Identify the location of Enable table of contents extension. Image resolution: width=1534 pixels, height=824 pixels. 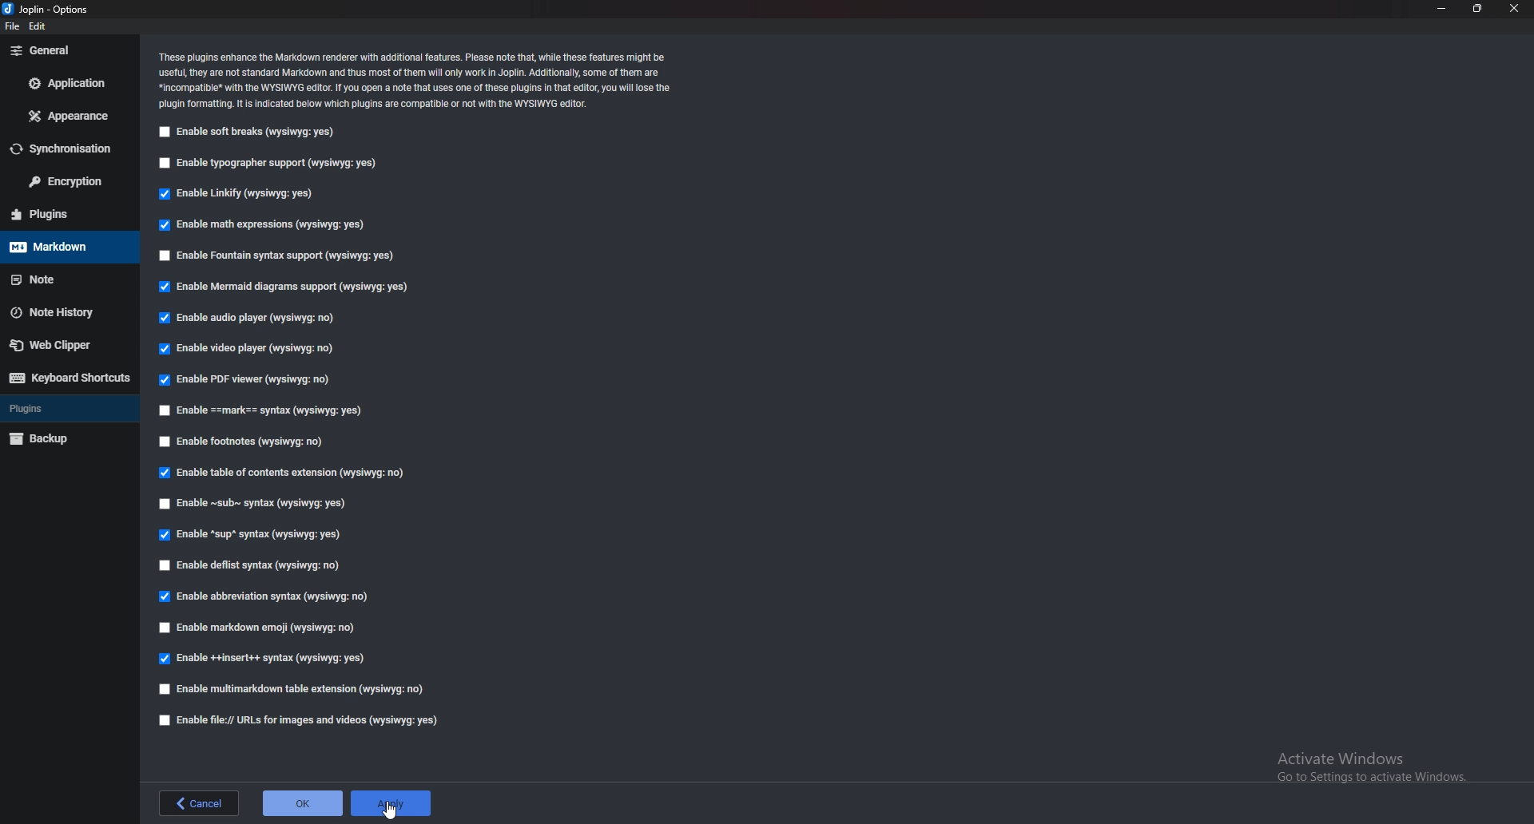
(290, 473).